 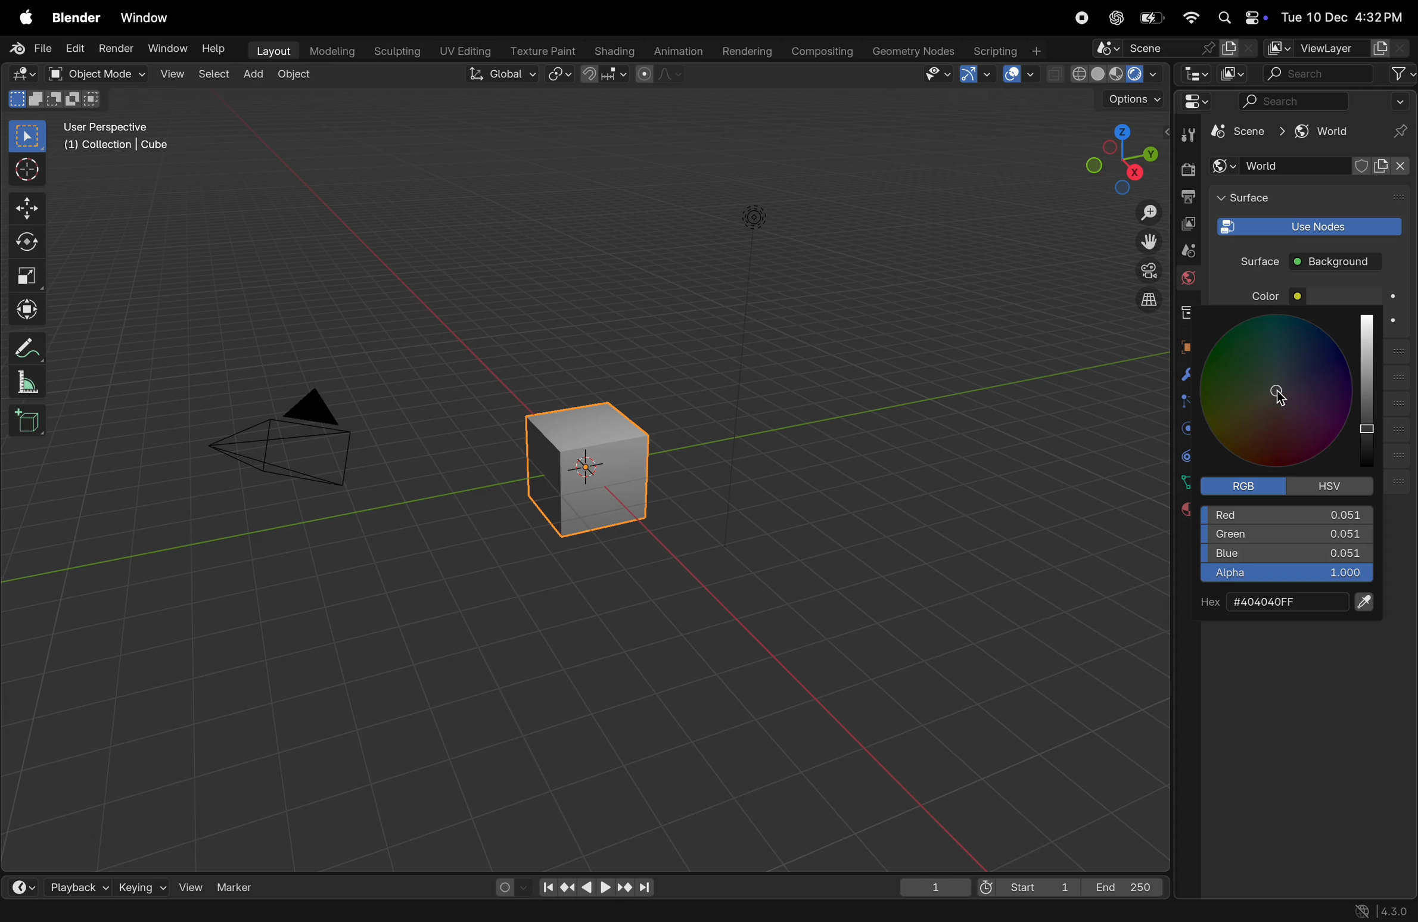 I want to click on Particles, so click(x=1188, y=403).